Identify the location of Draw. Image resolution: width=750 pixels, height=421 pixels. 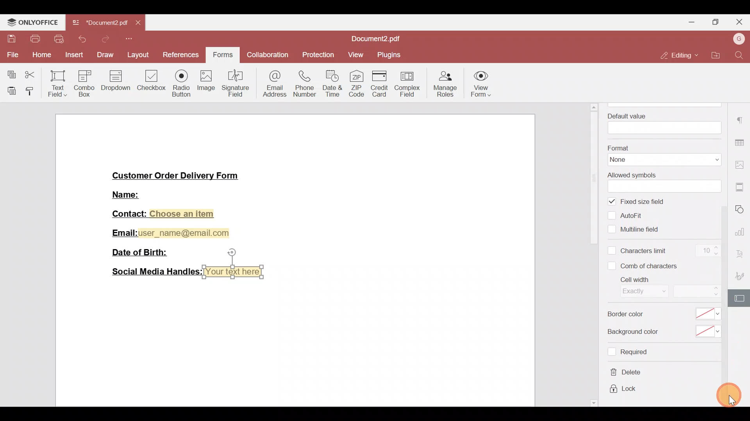
(105, 54).